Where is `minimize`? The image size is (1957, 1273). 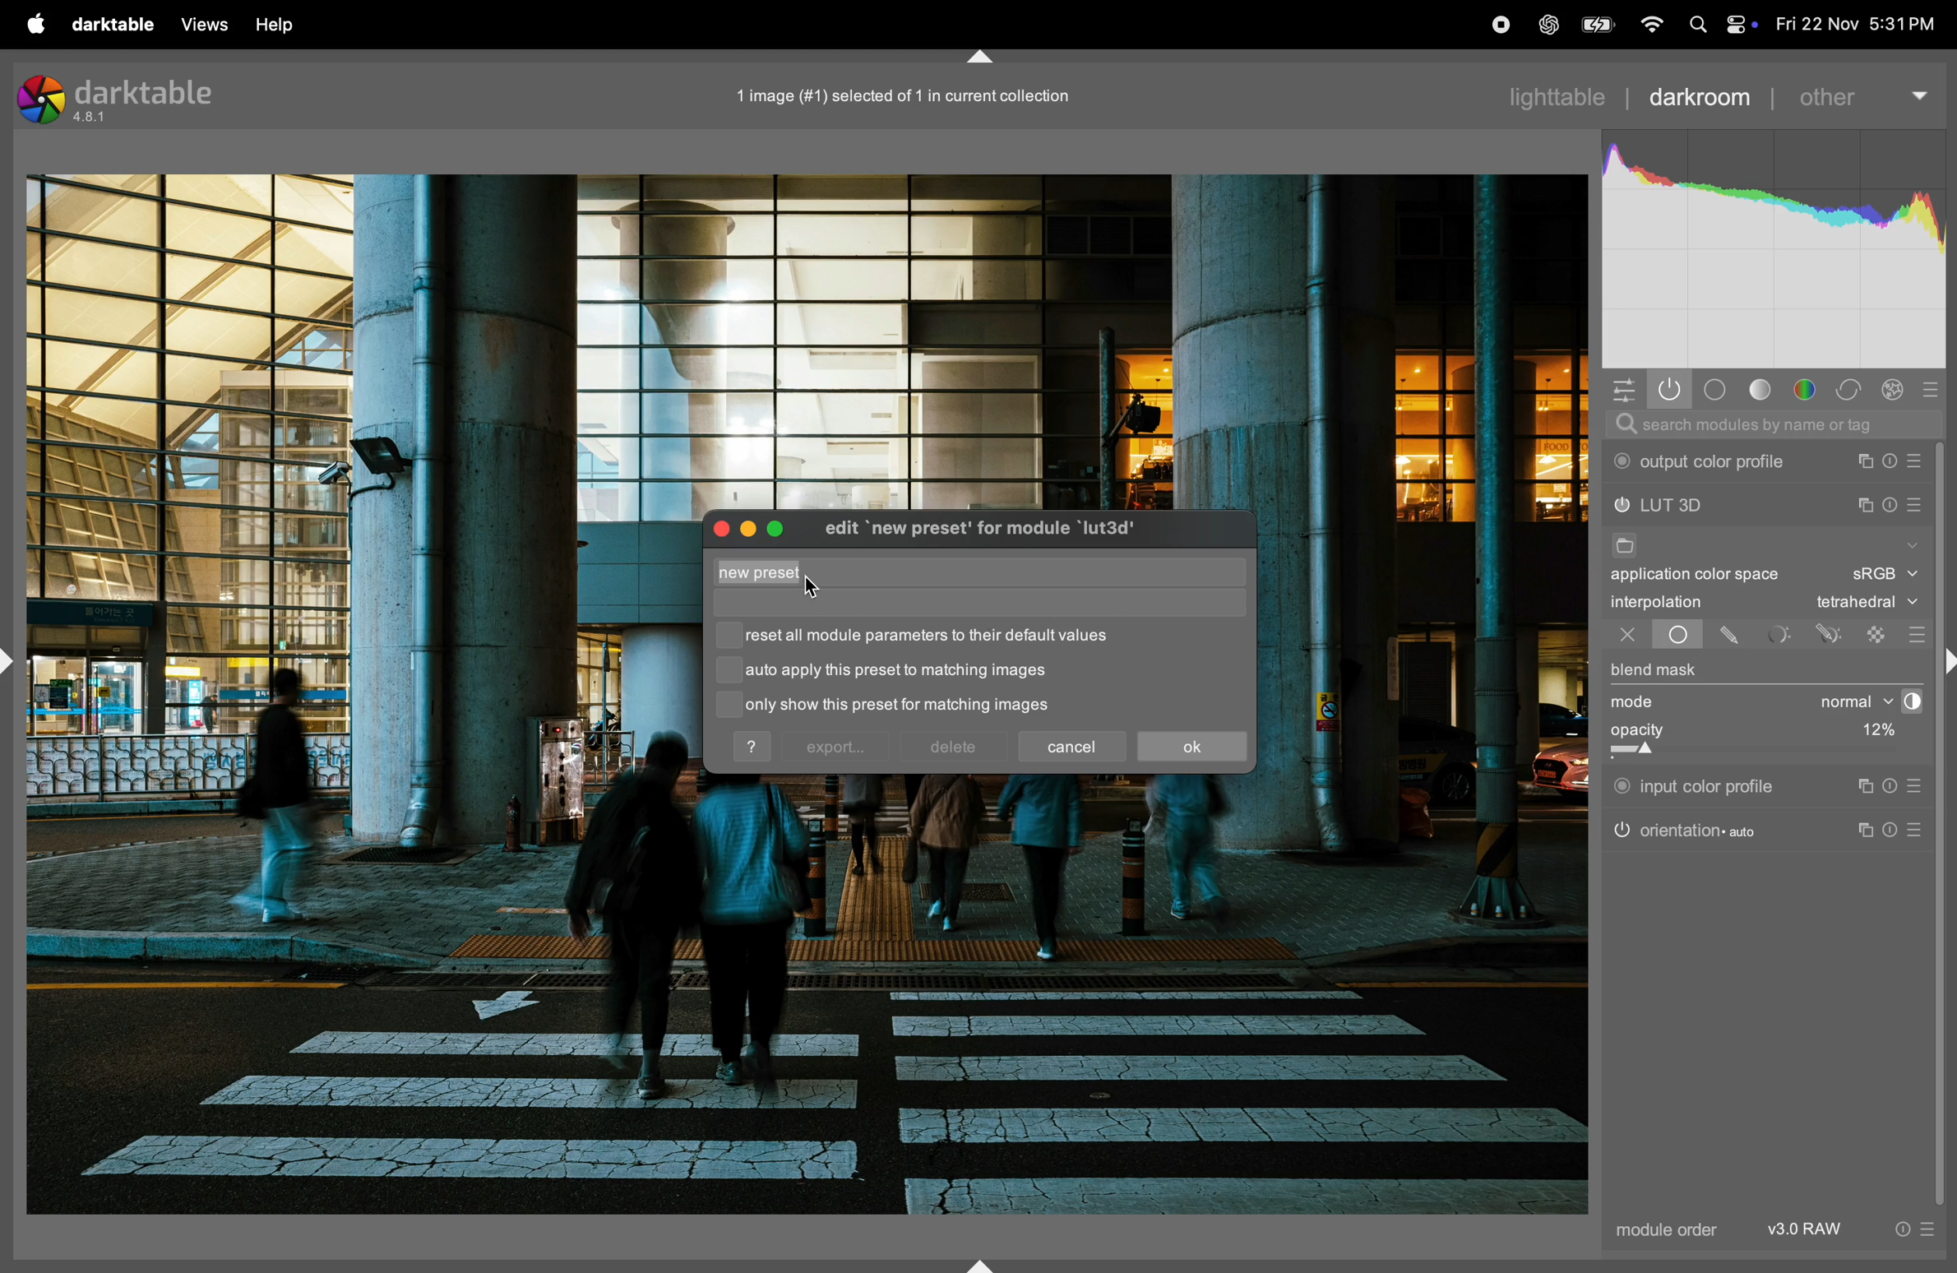 minimize is located at coordinates (745, 528).